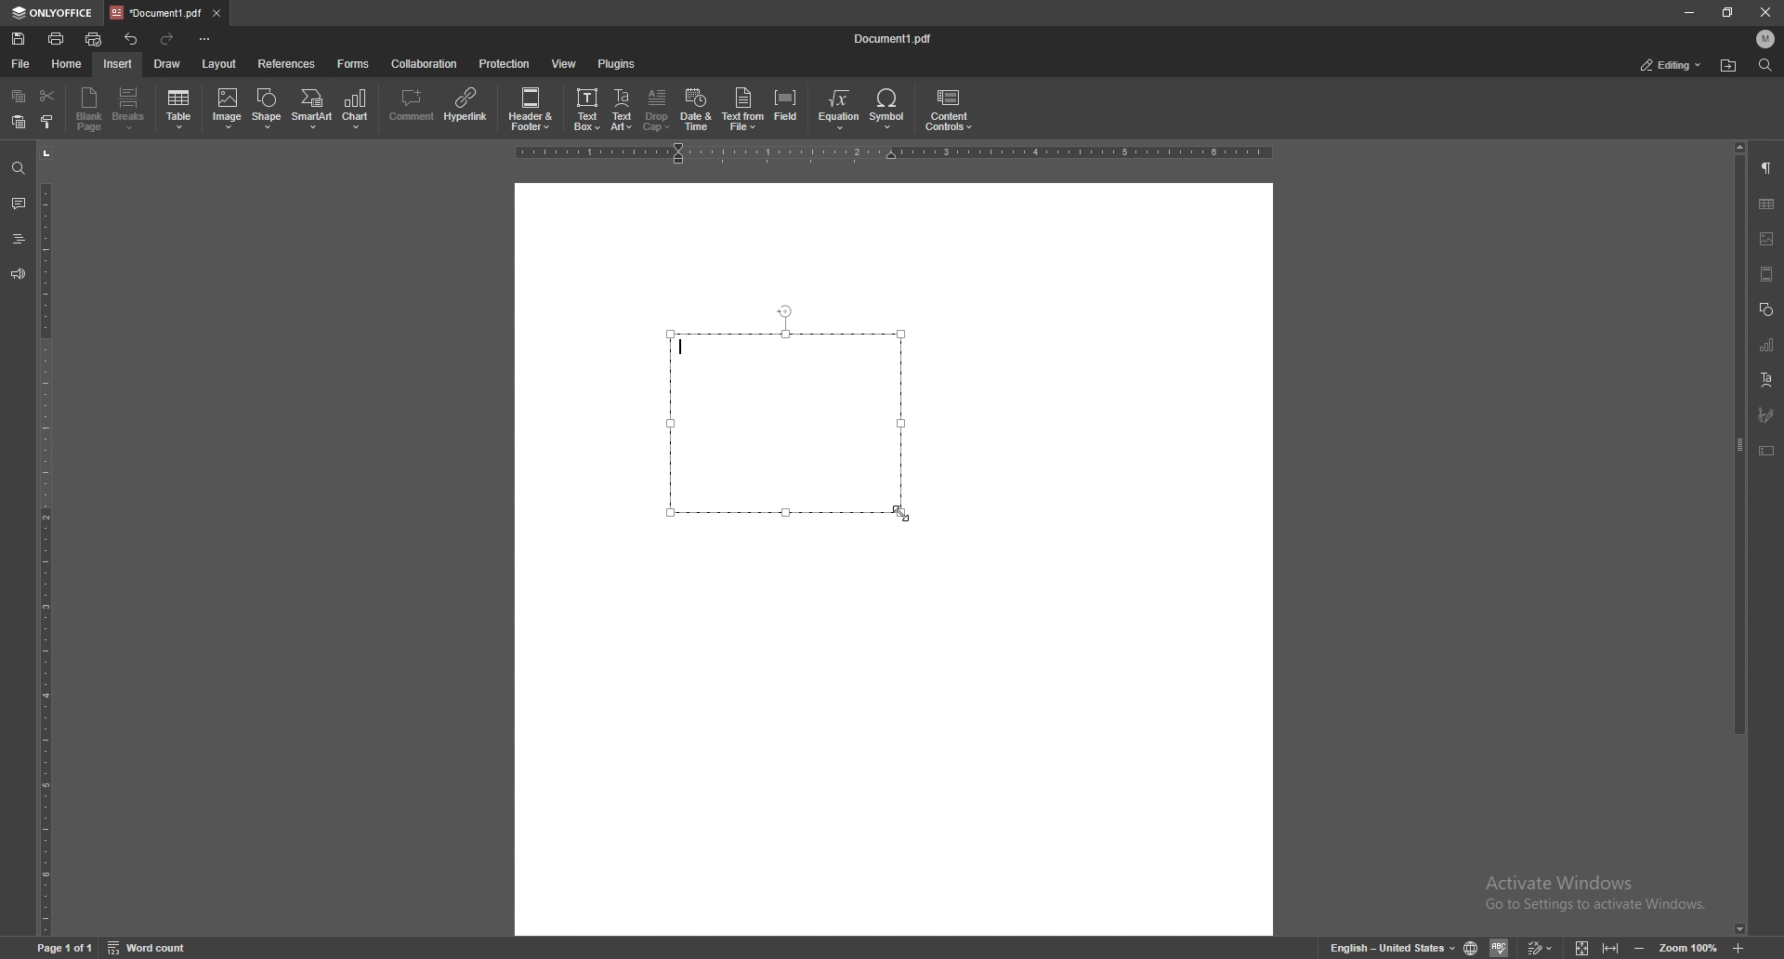 This screenshot has width=1784, height=959. What do you see at coordinates (1689, 12) in the screenshot?
I see `minimize` at bounding box center [1689, 12].